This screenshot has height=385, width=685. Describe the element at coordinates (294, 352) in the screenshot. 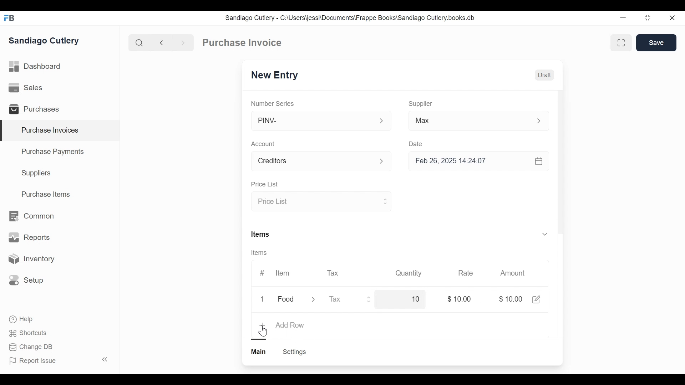

I see `Settings` at that location.